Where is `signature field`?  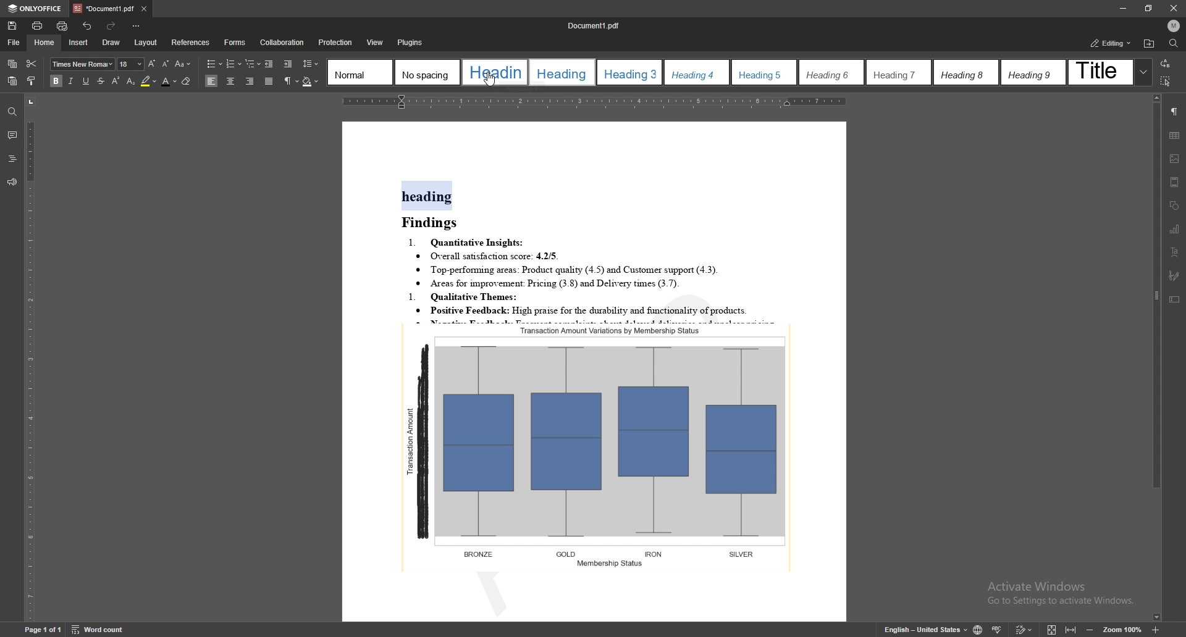
signature field is located at coordinates (1174, 277).